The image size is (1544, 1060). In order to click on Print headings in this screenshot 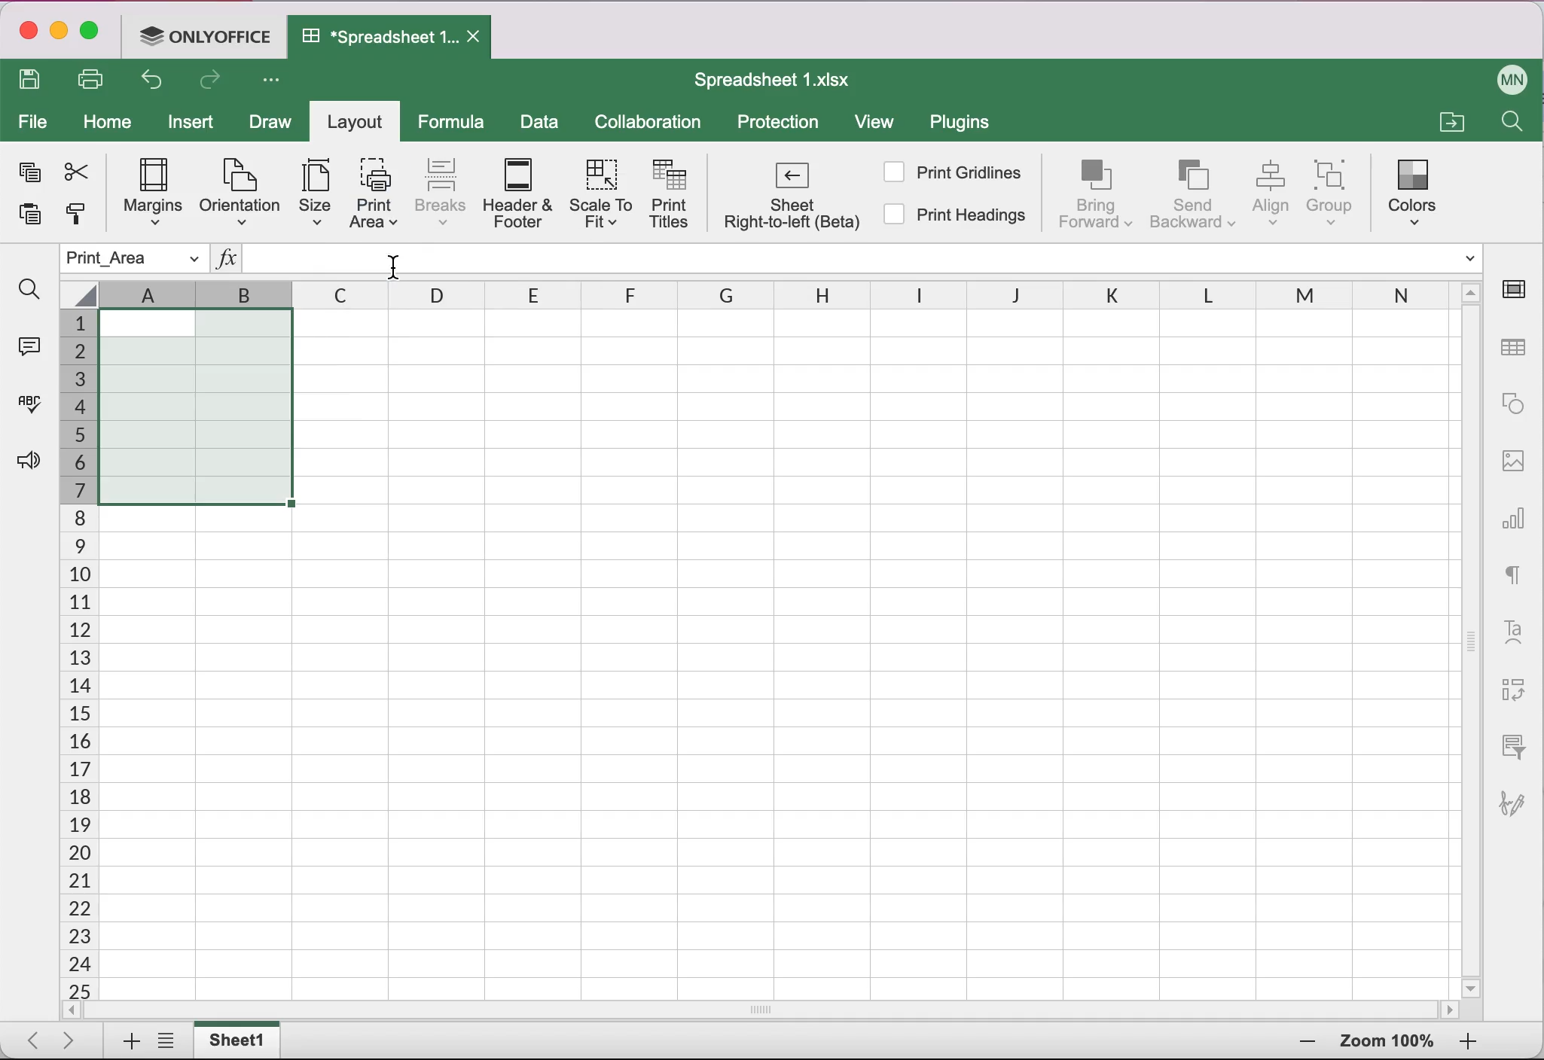, I will do `click(957, 218)`.